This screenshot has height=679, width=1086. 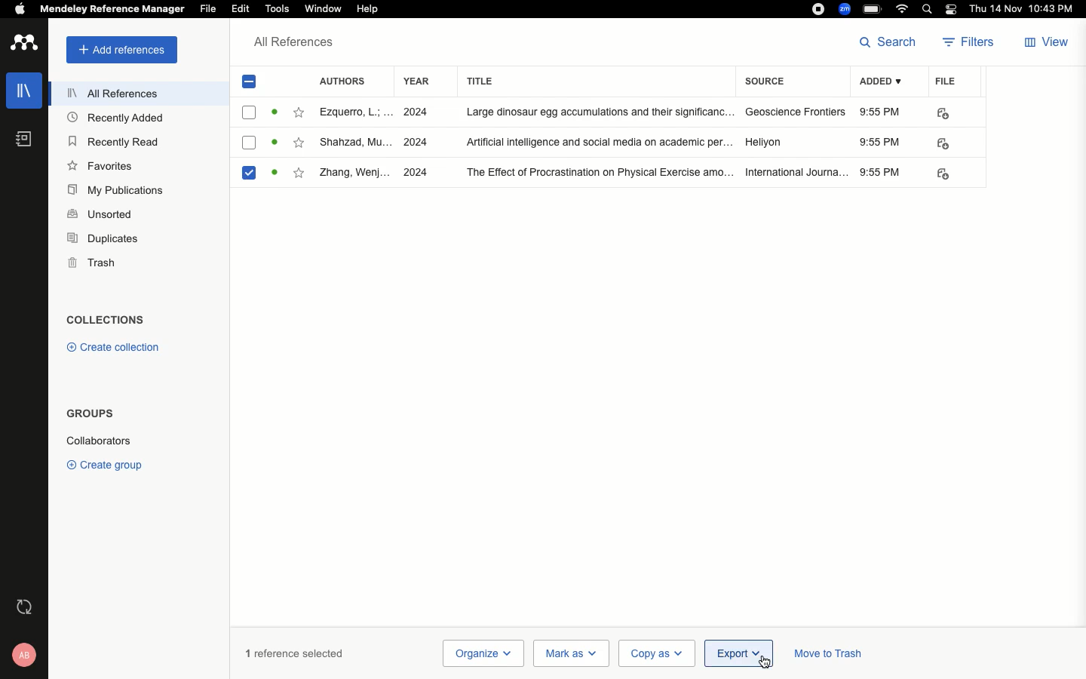 What do you see at coordinates (873, 11) in the screenshot?
I see `Charge` at bounding box center [873, 11].